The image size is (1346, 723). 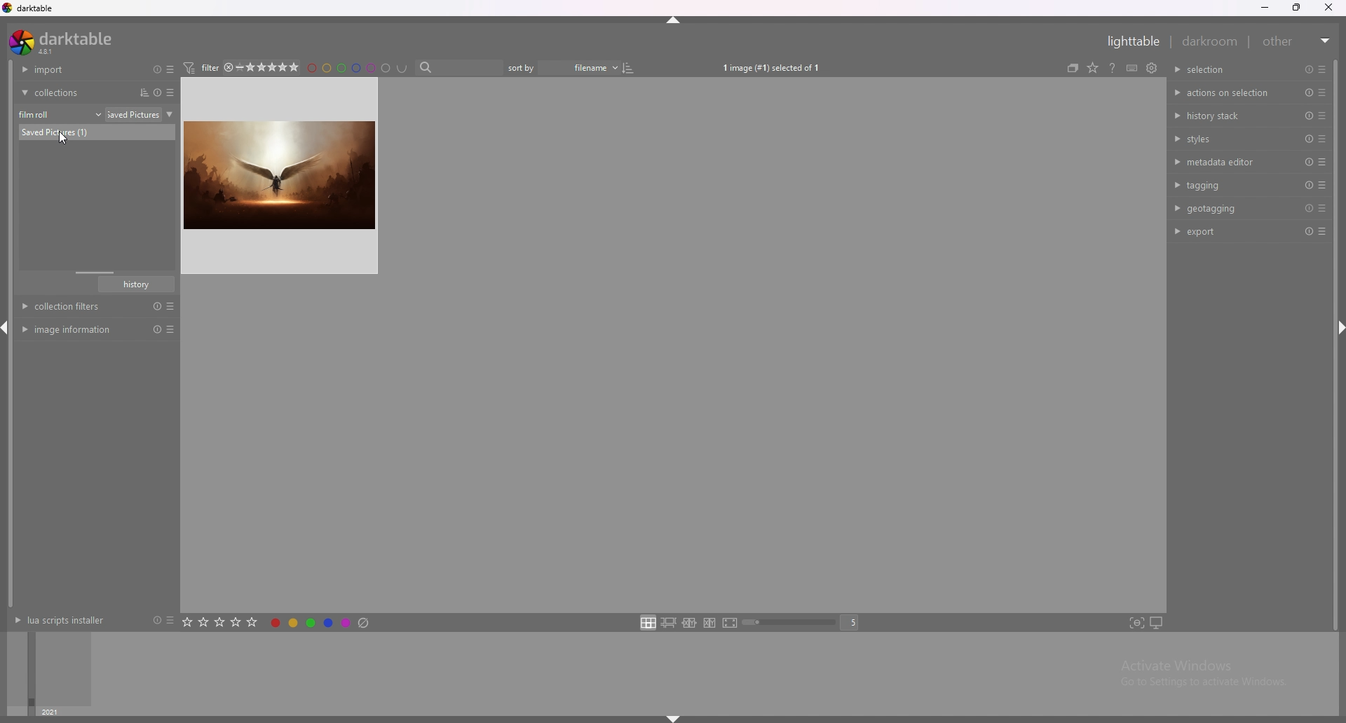 What do you see at coordinates (1322, 162) in the screenshot?
I see `presets` at bounding box center [1322, 162].